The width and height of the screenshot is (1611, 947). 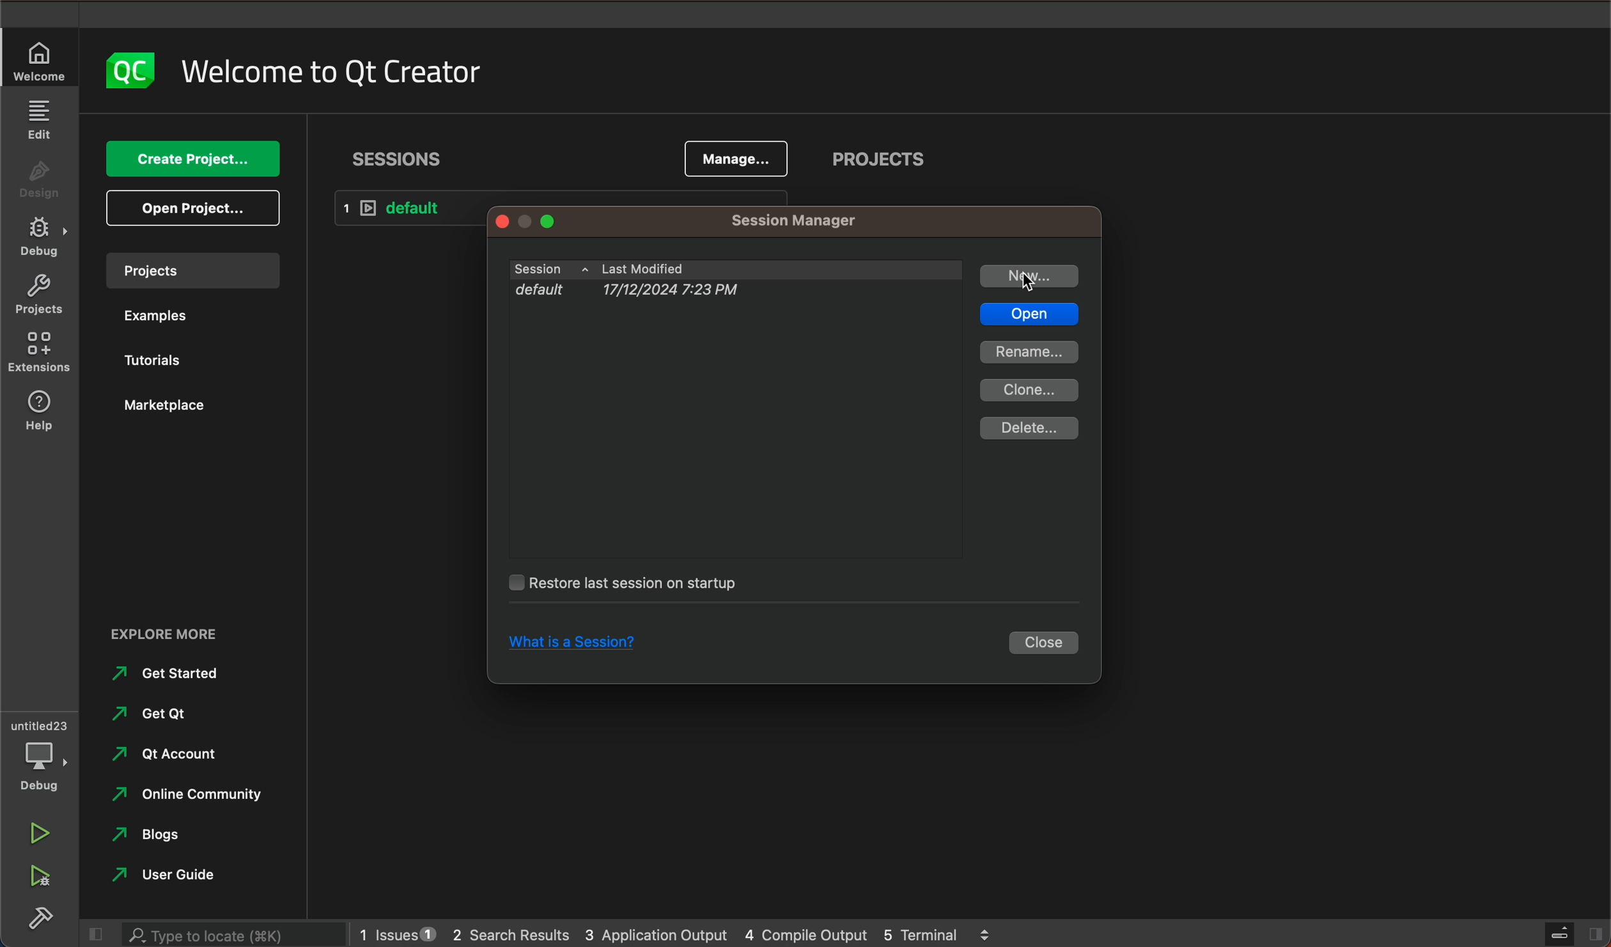 I want to click on run debug, so click(x=38, y=876).